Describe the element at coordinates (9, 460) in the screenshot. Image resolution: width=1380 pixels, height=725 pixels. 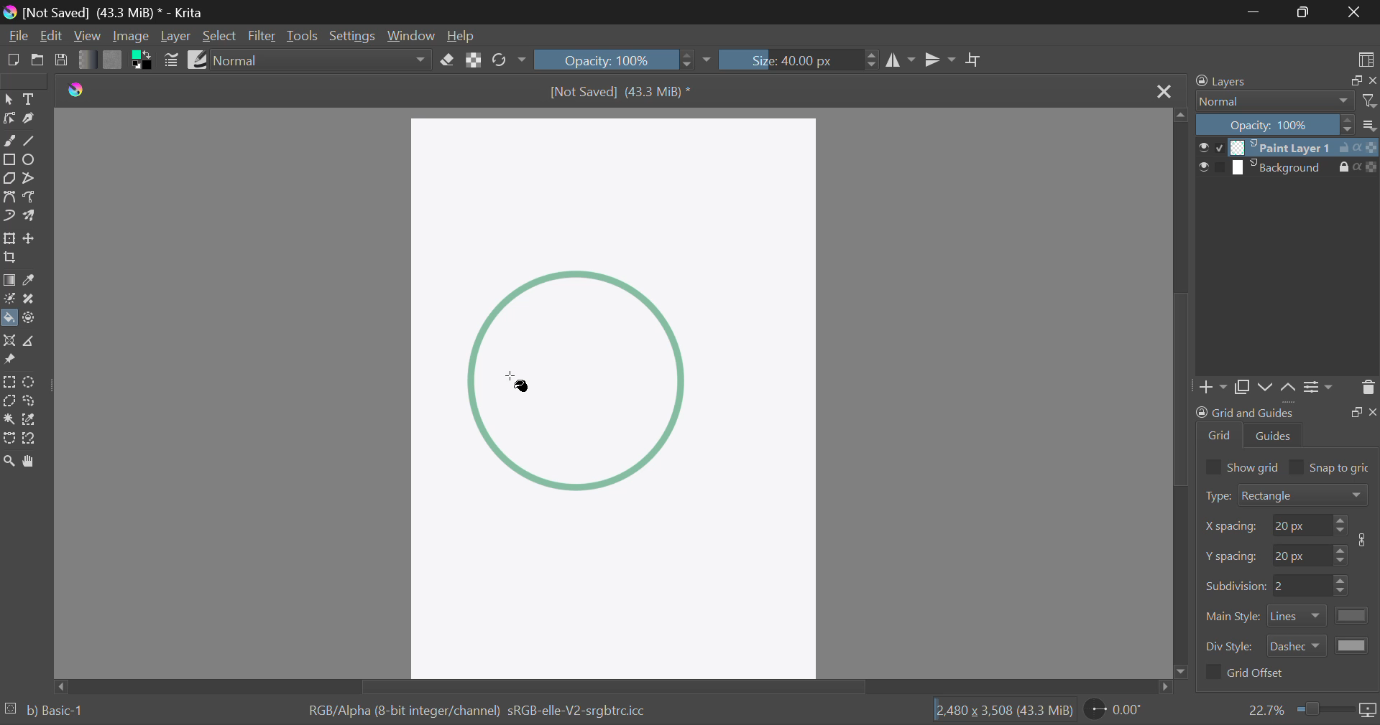
I see `Zoom` at that location.